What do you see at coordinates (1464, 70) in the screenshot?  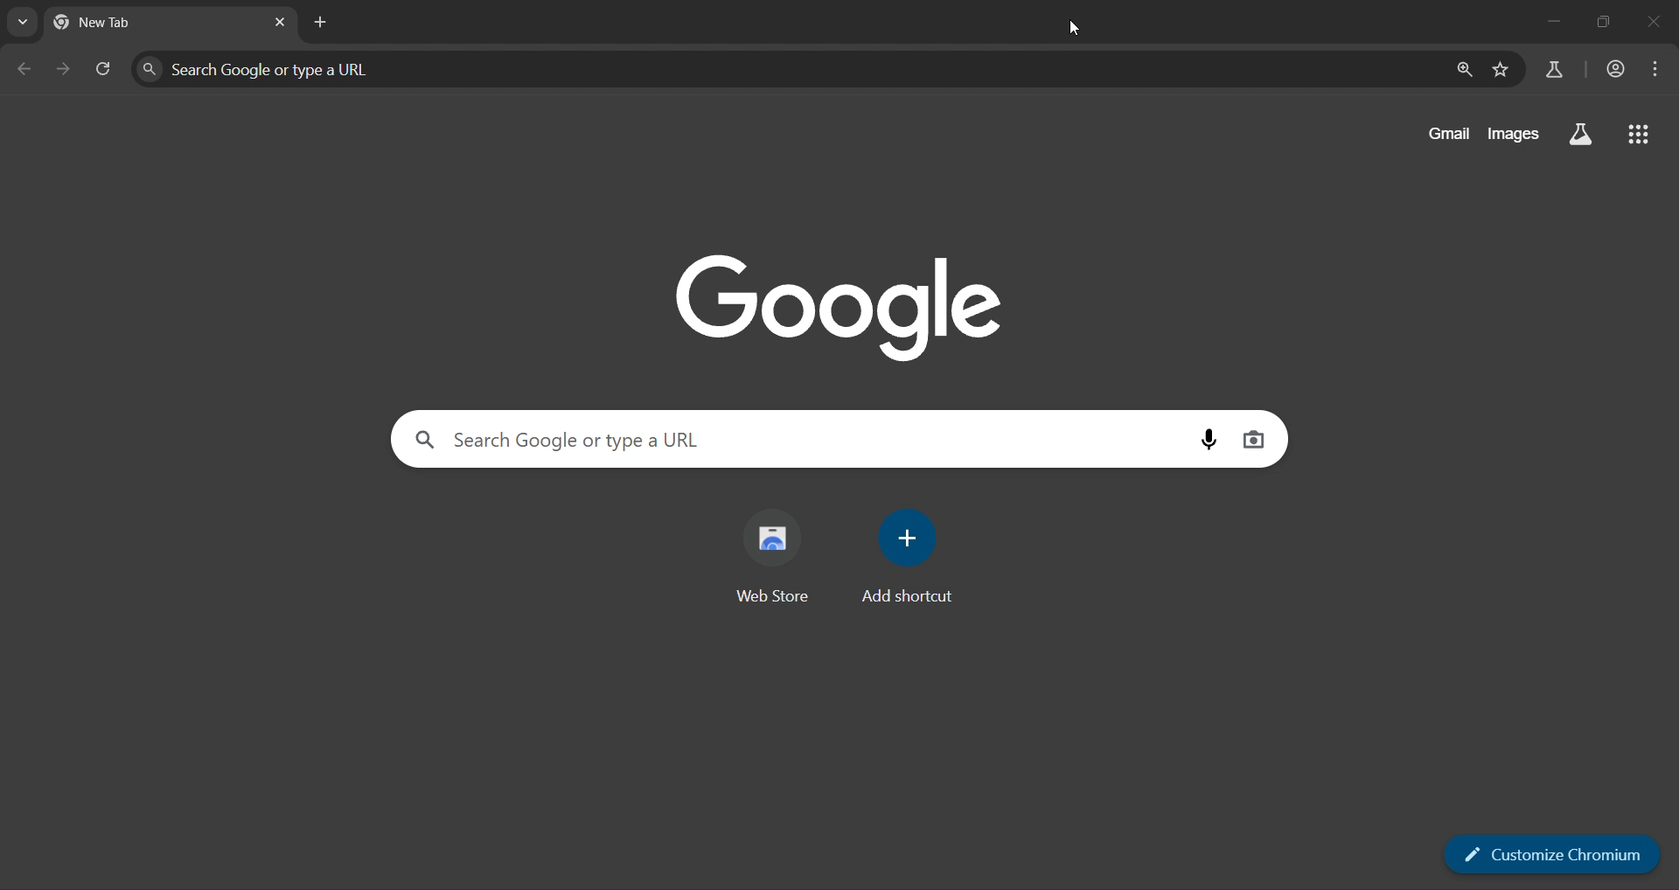 I see `zoom ` at bounding box center [1464, 70].